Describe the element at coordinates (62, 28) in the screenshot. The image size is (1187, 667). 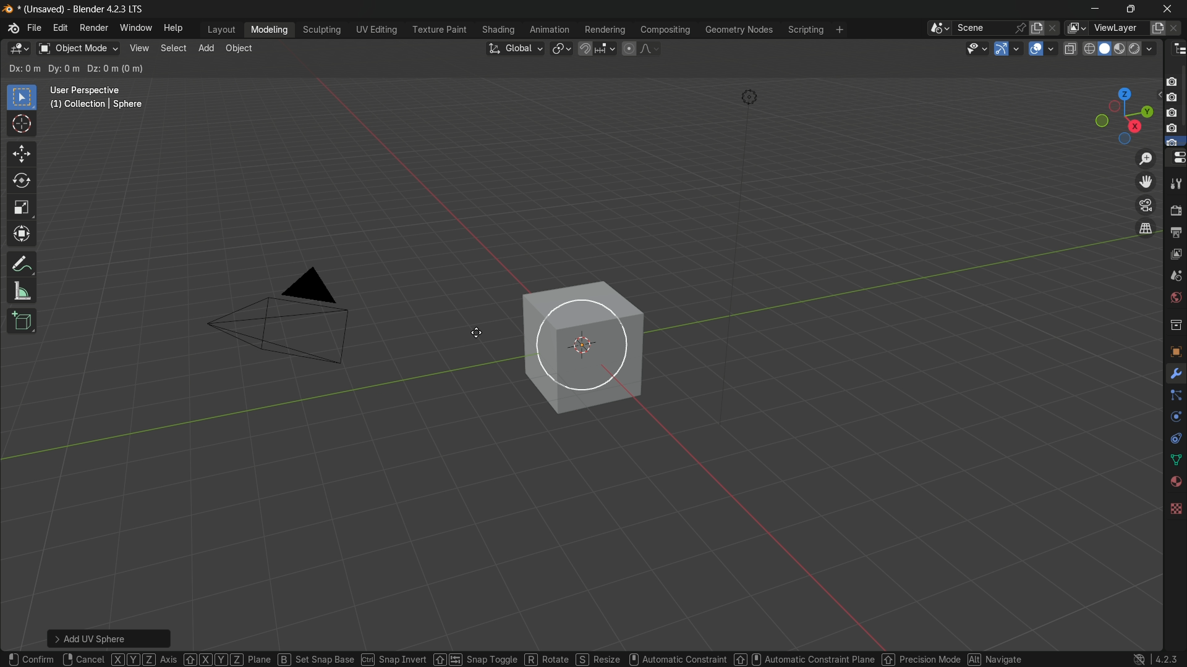
I see `edit menu` at that location.